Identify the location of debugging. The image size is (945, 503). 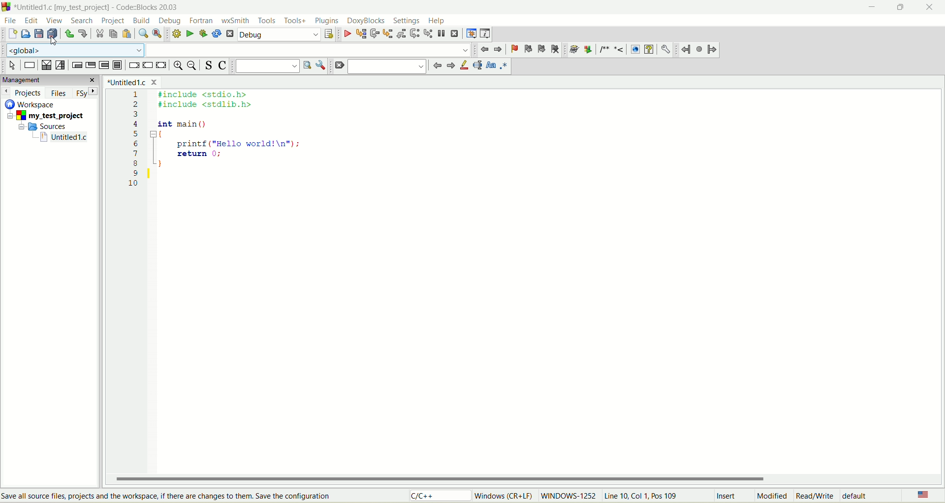
(471, 34).